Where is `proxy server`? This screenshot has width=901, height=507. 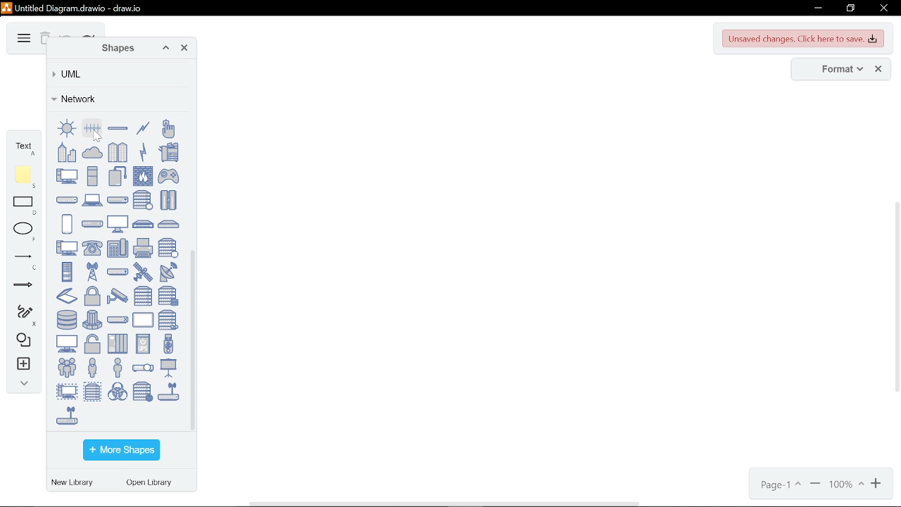 proxy server is located at coordinates (168, 248).